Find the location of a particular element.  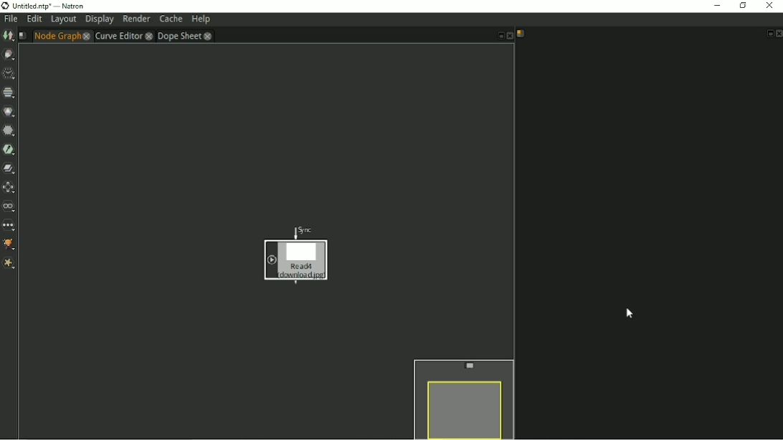

Float pane is located at coordinates (769, 34).